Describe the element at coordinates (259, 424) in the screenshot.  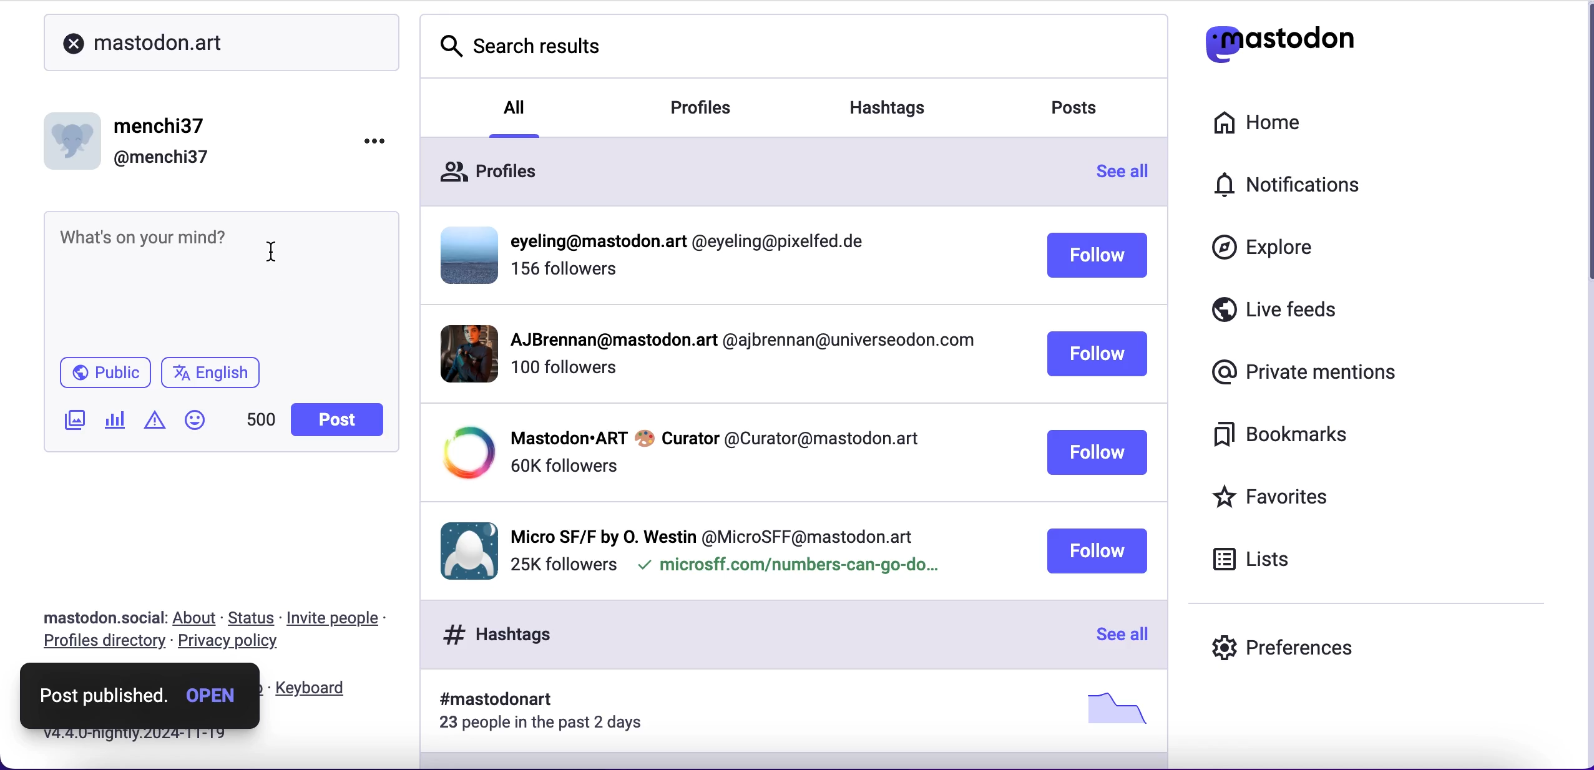
I see `characters left` at that location.